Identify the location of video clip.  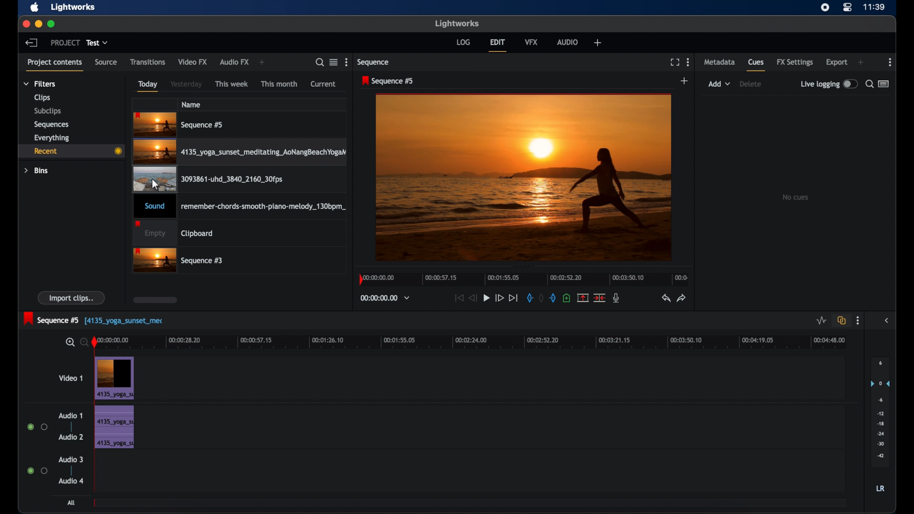
(239, 152).